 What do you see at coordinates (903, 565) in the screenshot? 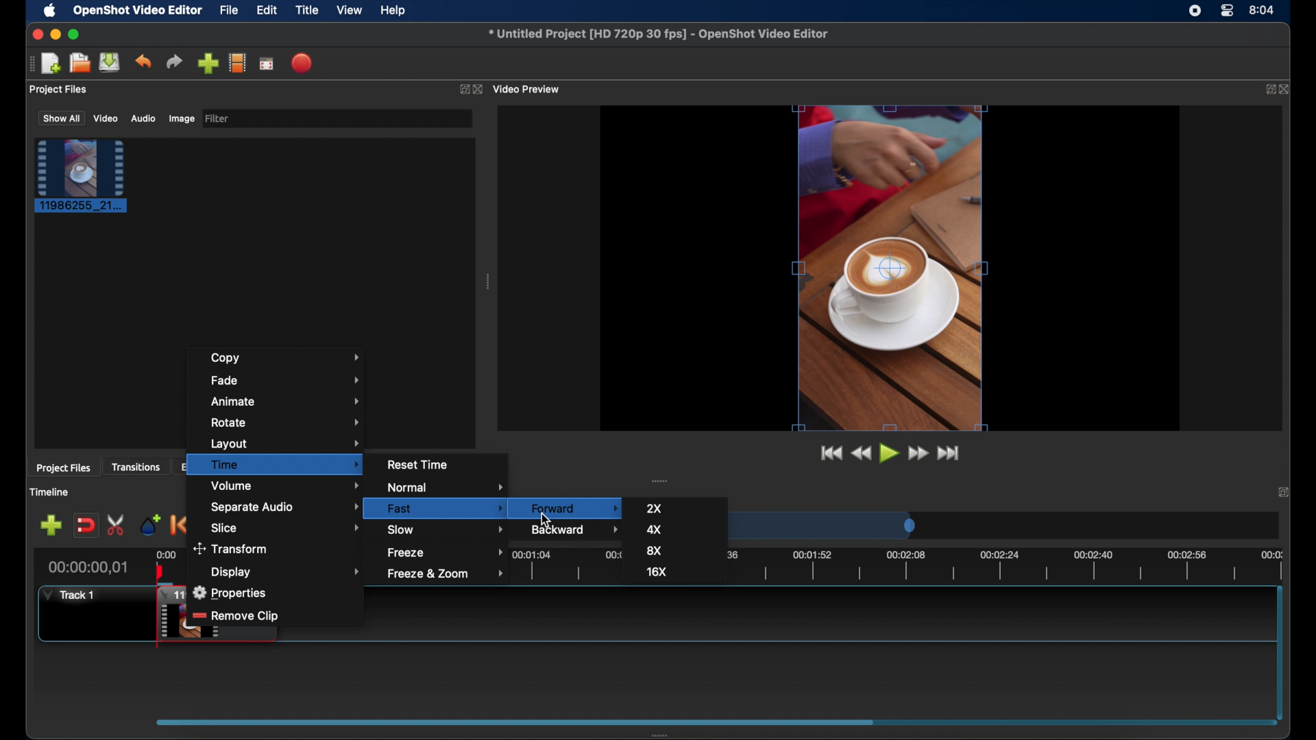
I see `timeline ` at bounding box center [903, 565].